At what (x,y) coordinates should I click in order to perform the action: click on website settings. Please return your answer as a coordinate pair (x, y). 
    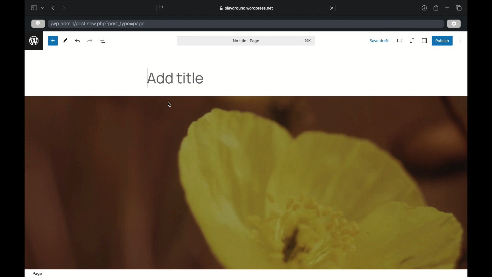
    Looking at the image, I should click on (160, 8).